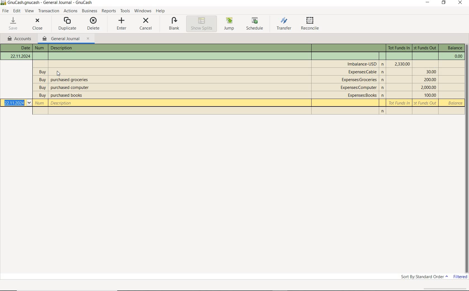  Describe the element at coordinates (236, 80) in the screenshot. I see `Text` at that location.